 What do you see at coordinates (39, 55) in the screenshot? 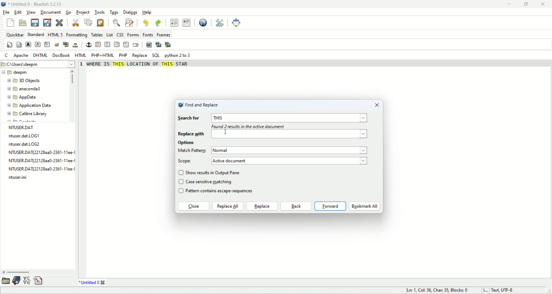
I see `DHTML` at bounding box center [39, 55].